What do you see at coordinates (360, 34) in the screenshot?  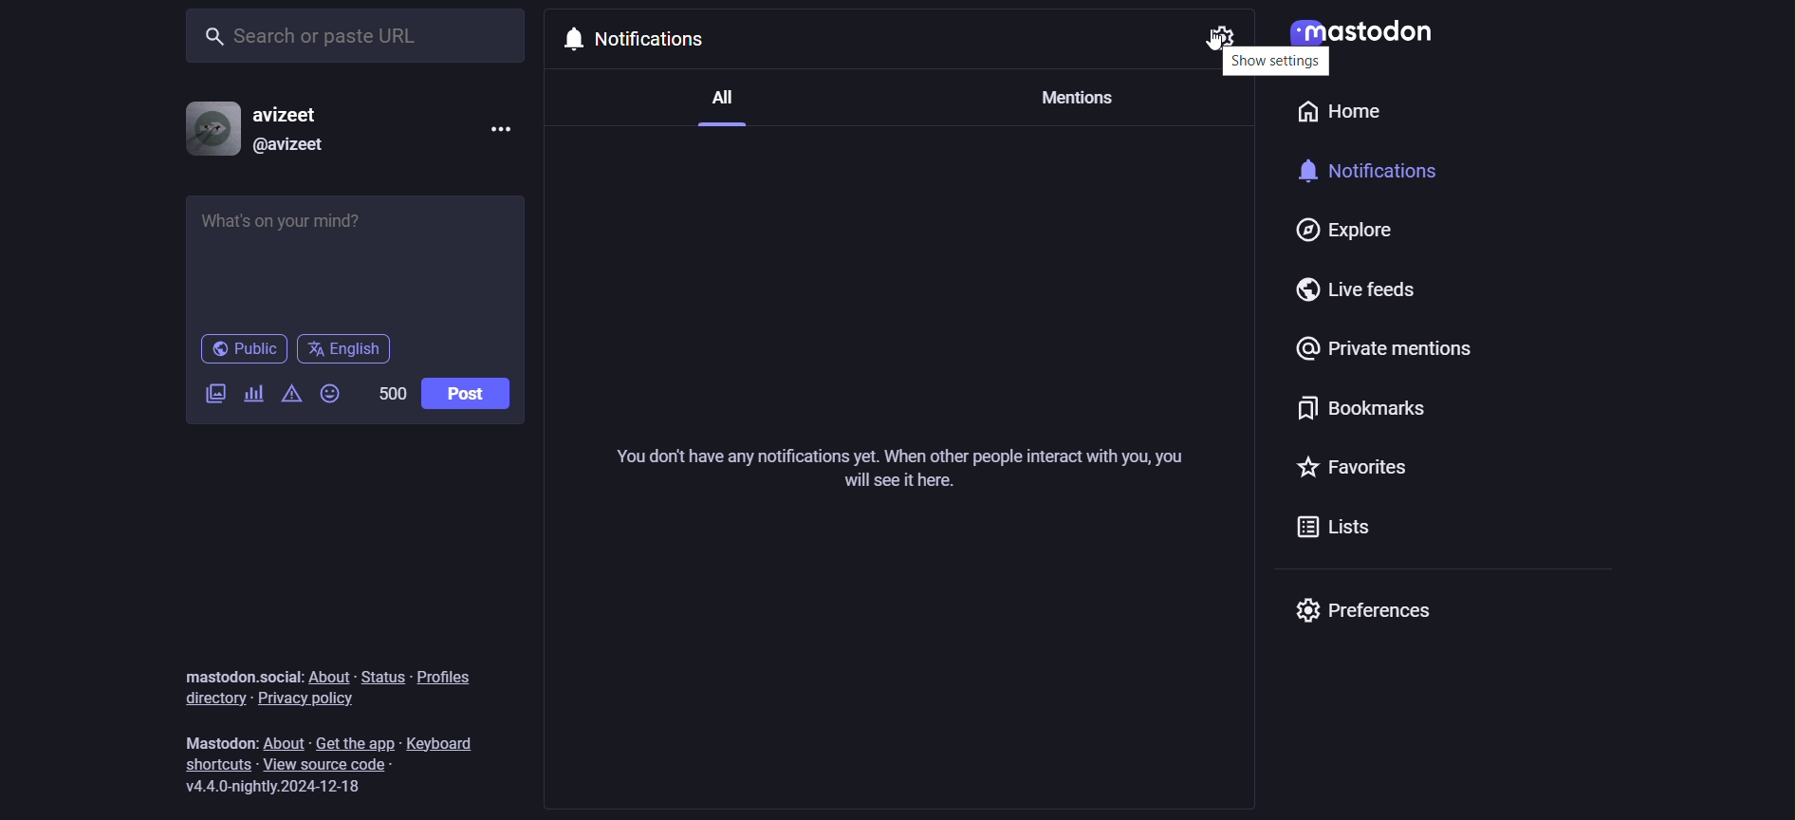 I see `search` at bounding box center [360, 34].